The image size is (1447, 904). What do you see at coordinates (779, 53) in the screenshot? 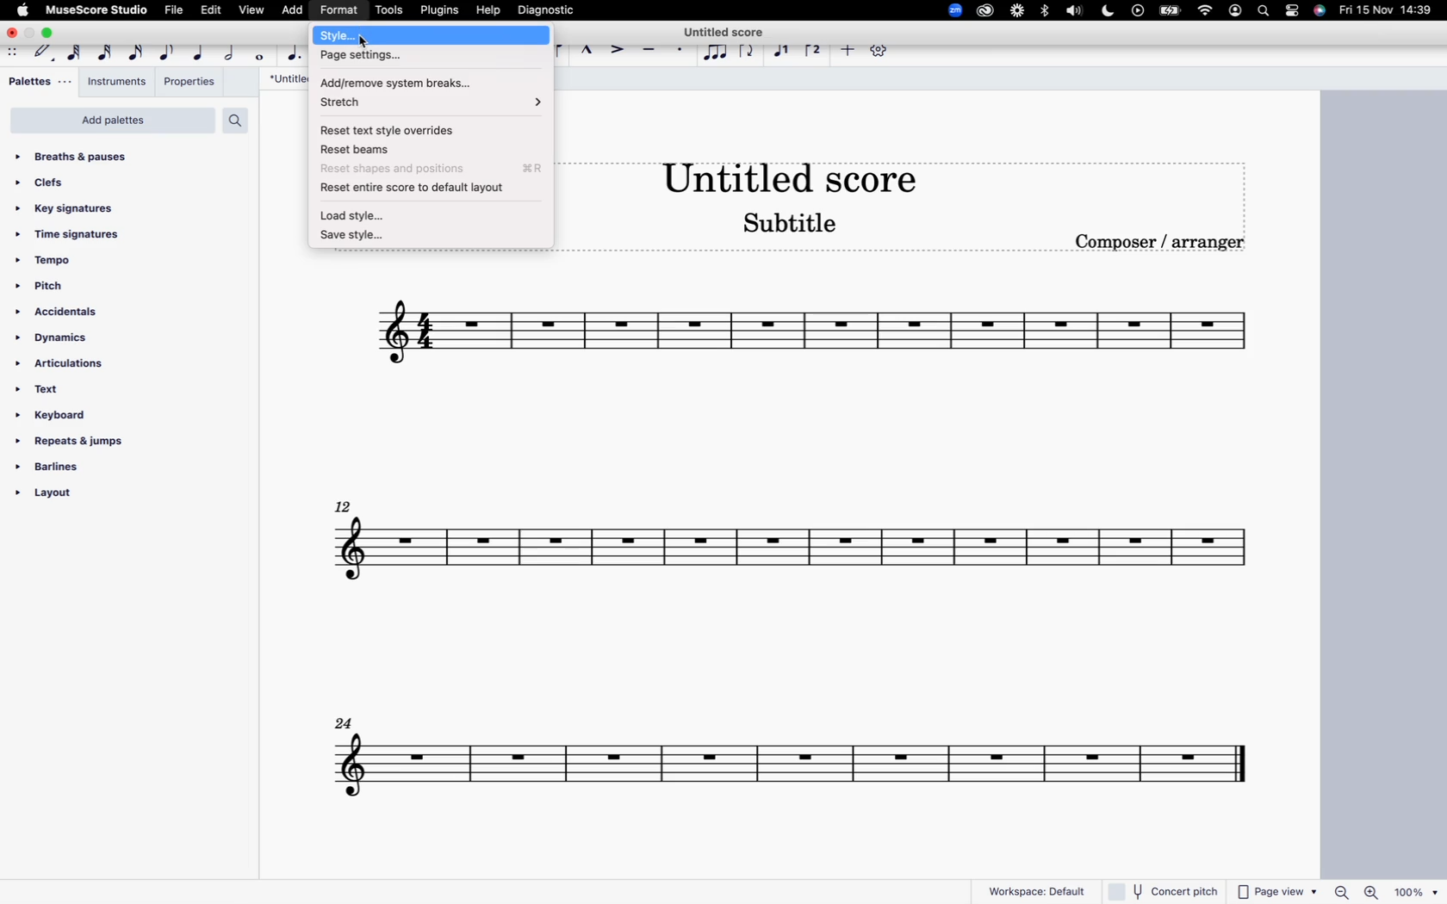
I see `voice 1` at bounding box center [779, 53].